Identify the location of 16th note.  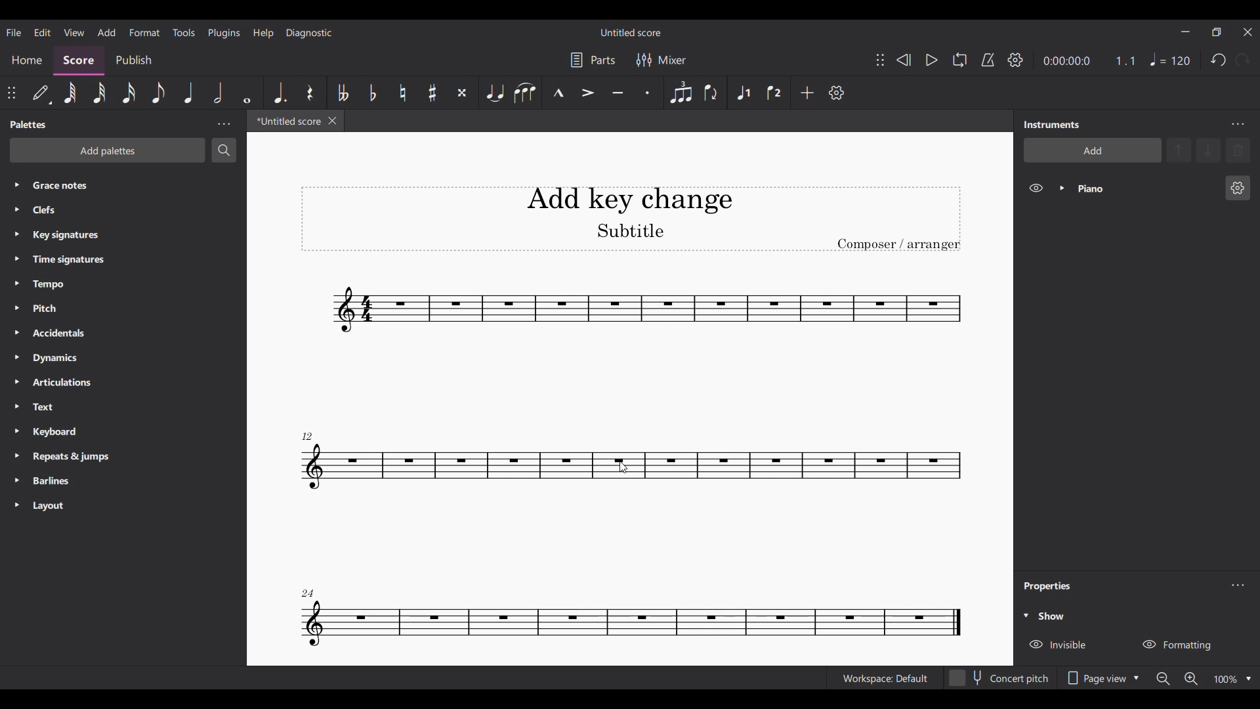
(129, 93).